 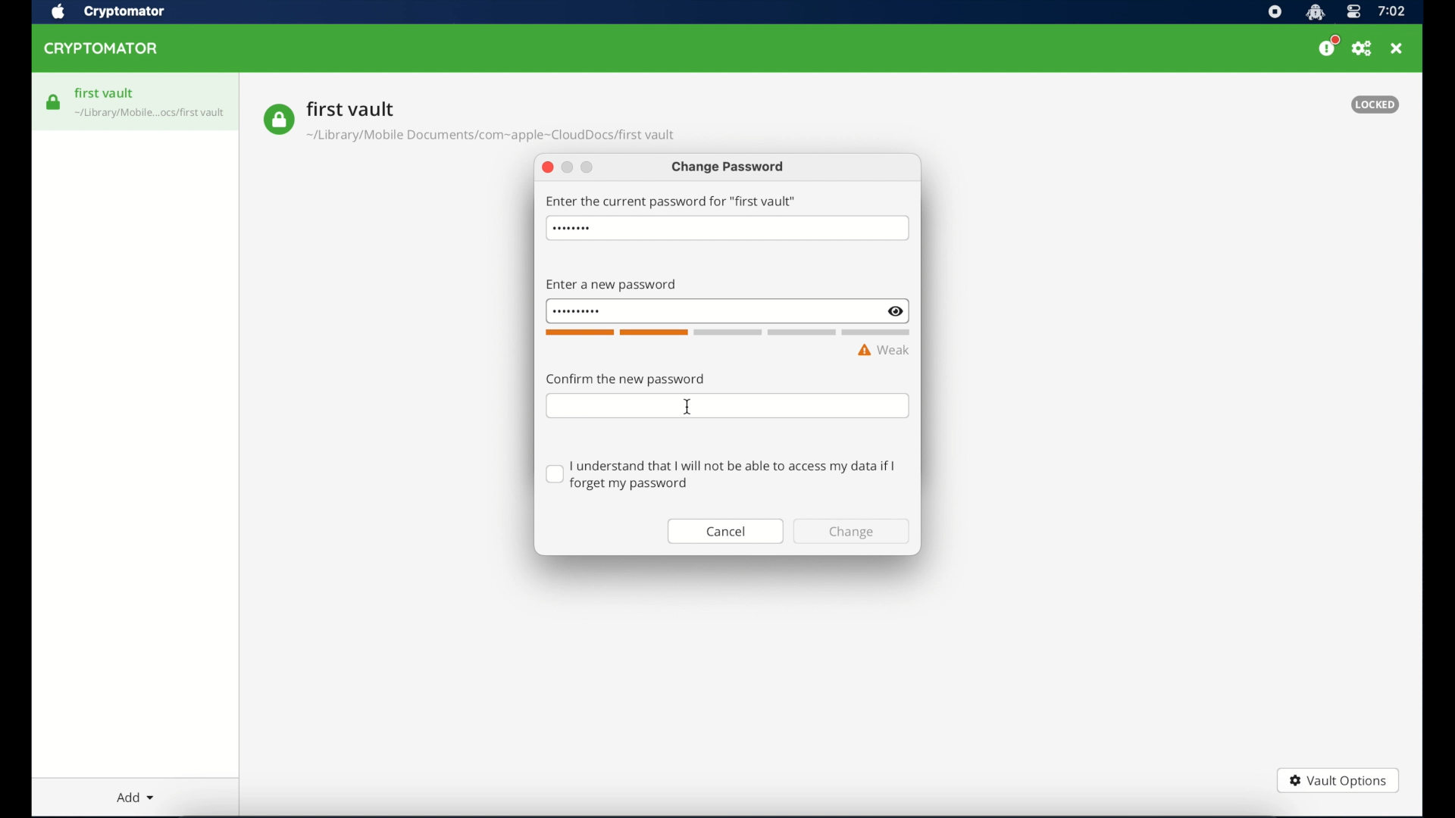 I want to click on time, so click(x=1391, y=12).